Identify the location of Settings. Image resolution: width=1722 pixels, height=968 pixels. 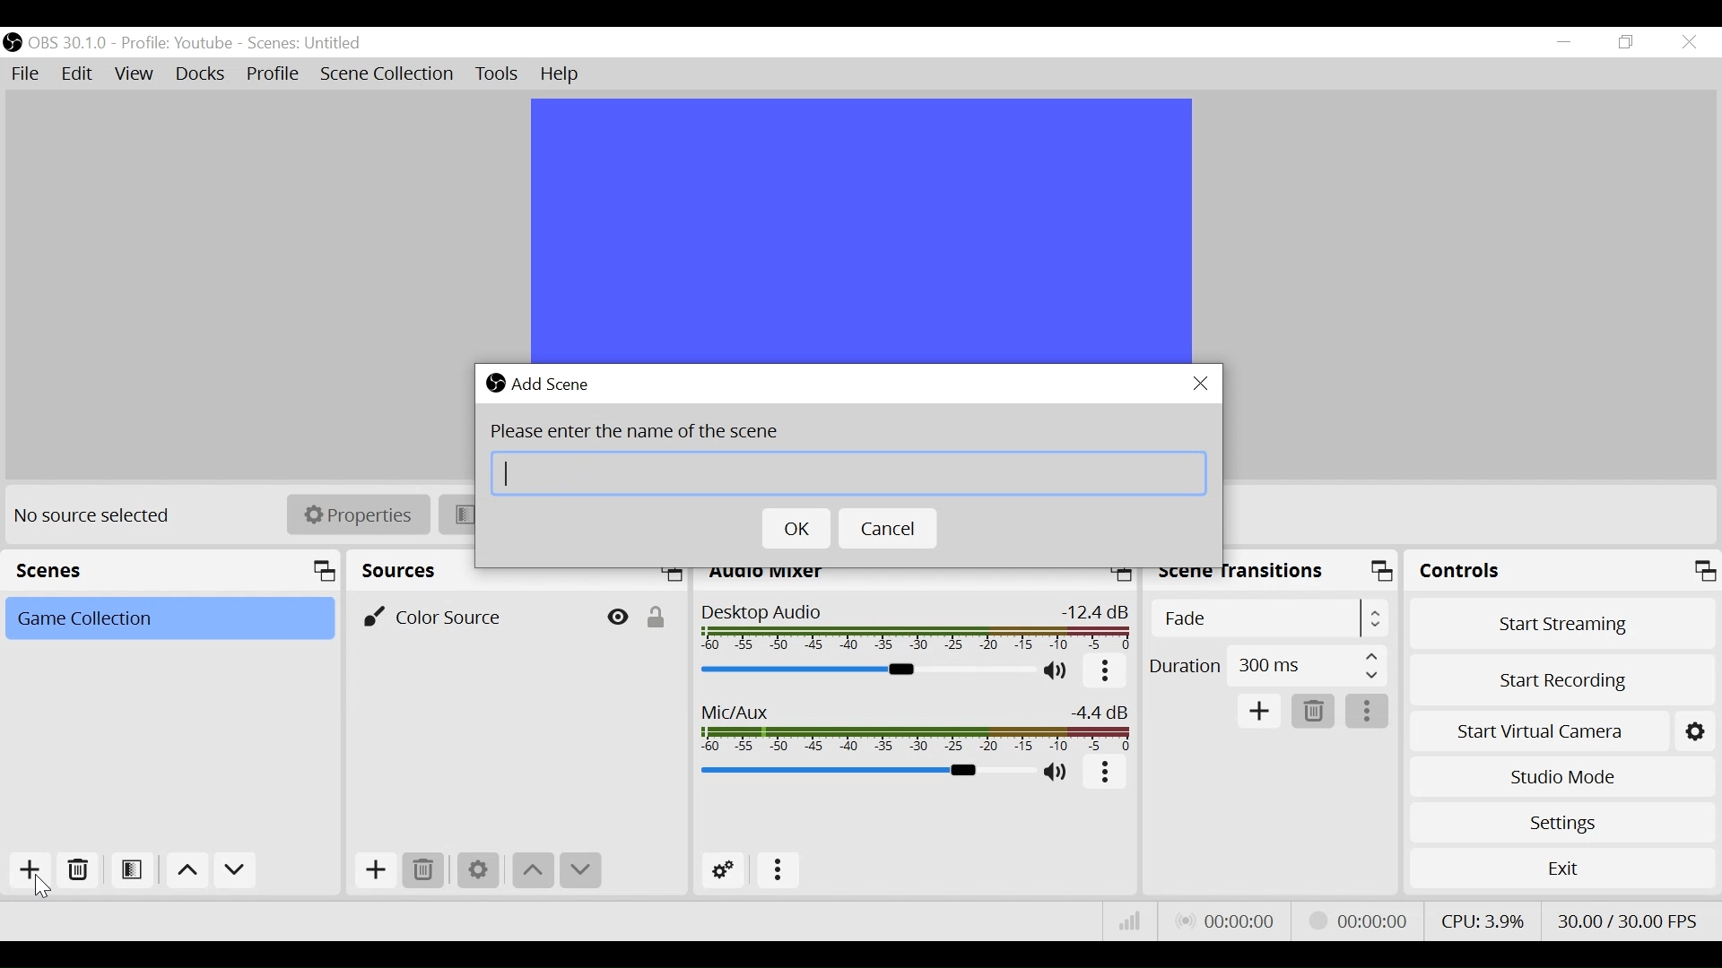
(478, 870).